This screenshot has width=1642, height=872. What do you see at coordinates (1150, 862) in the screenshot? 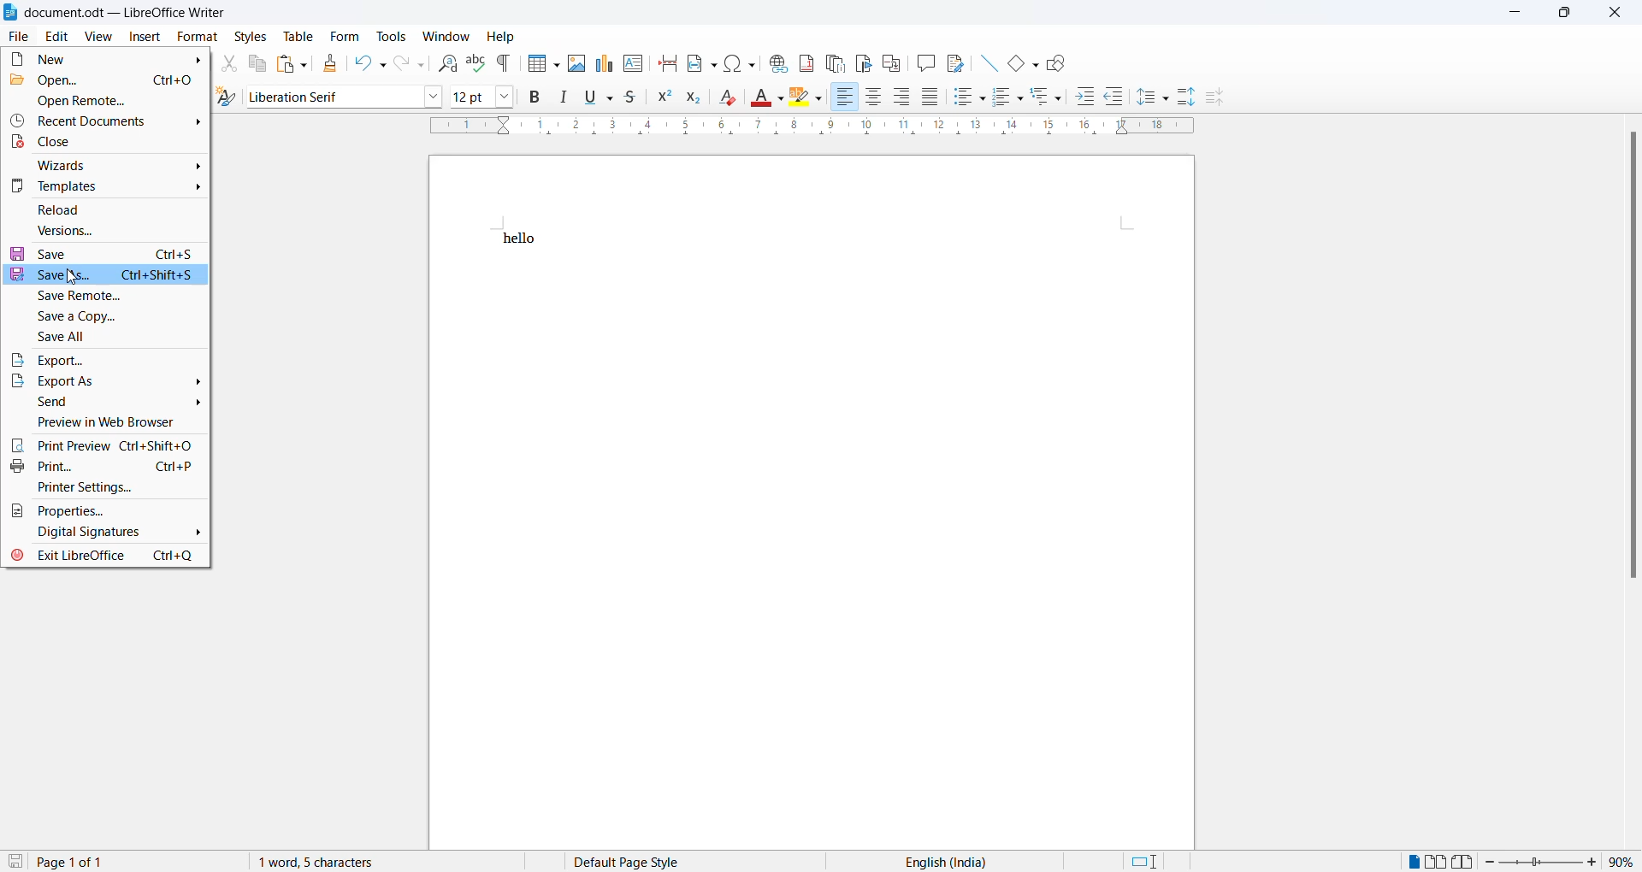
I see `standard selection` at bounding box center [1150, 862].